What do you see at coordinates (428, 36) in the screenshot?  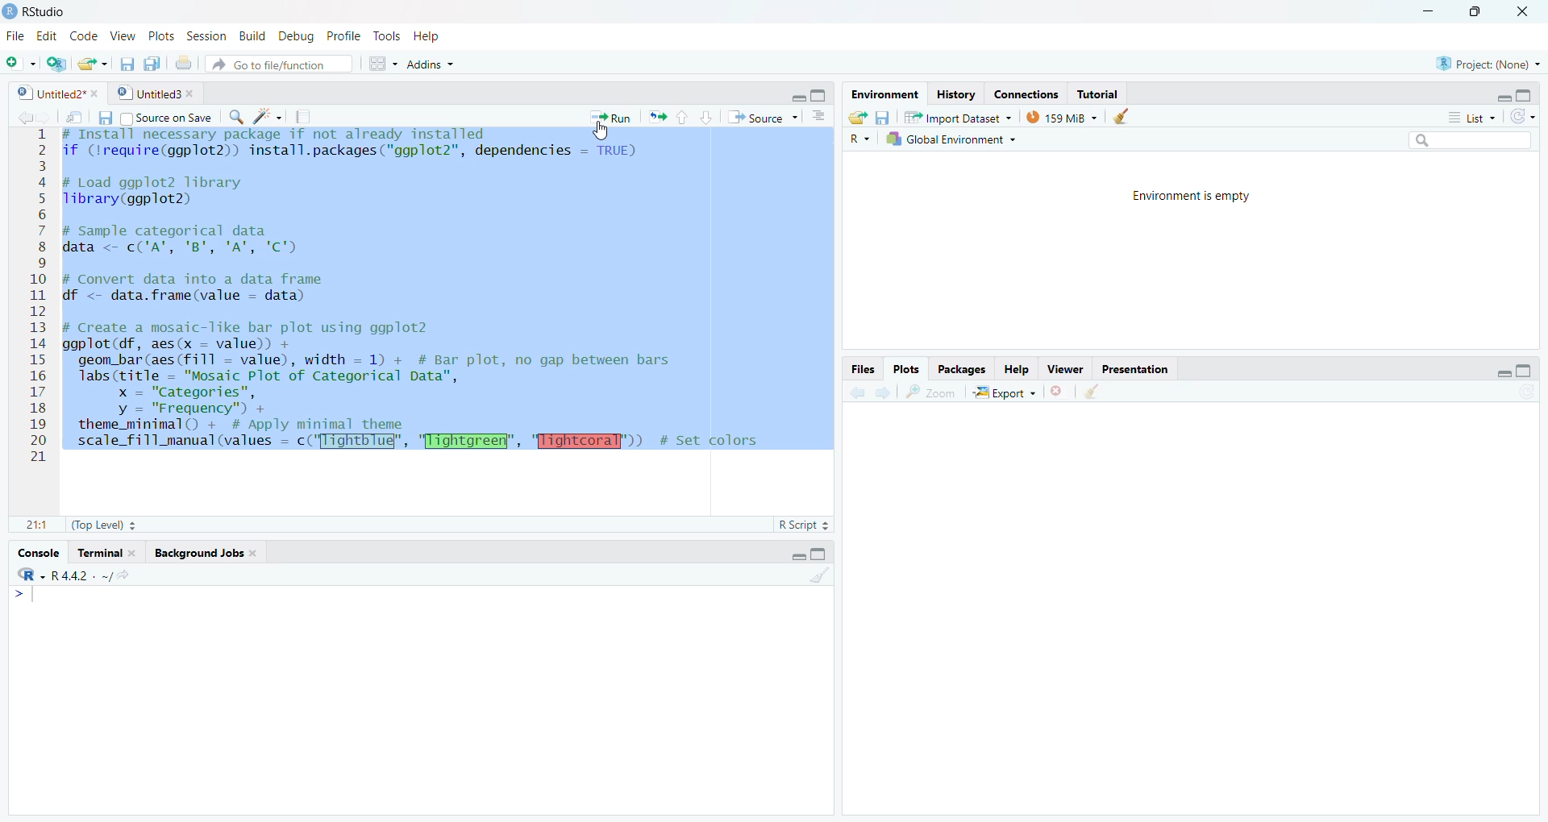 I see `Help` at bounding box center [428, 36].